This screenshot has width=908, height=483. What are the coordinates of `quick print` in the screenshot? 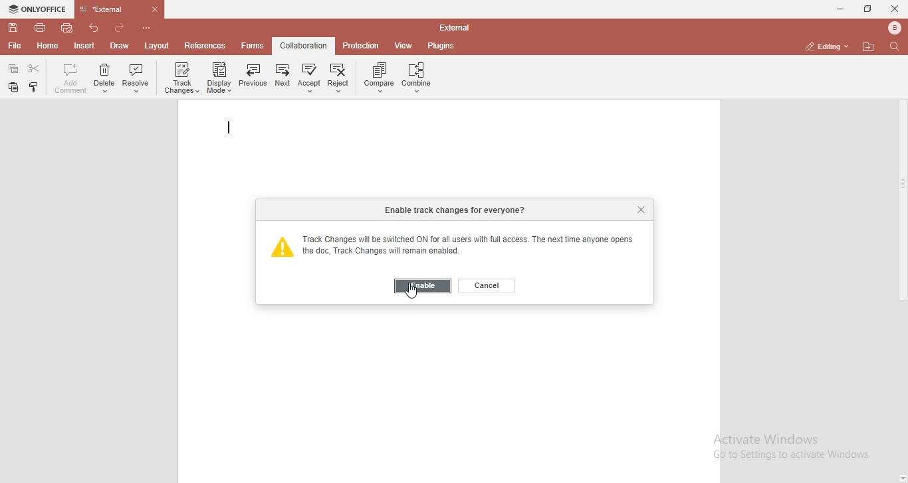 It's located at (68, 28).